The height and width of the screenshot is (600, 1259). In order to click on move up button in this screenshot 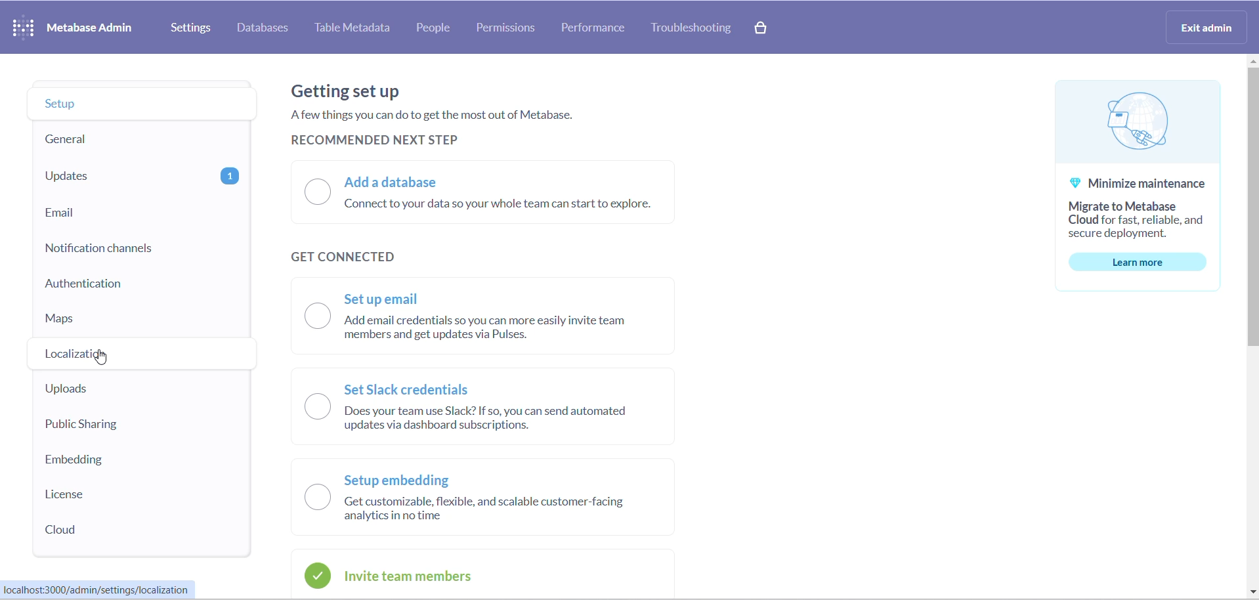, I will do `click(1251, 64)`.